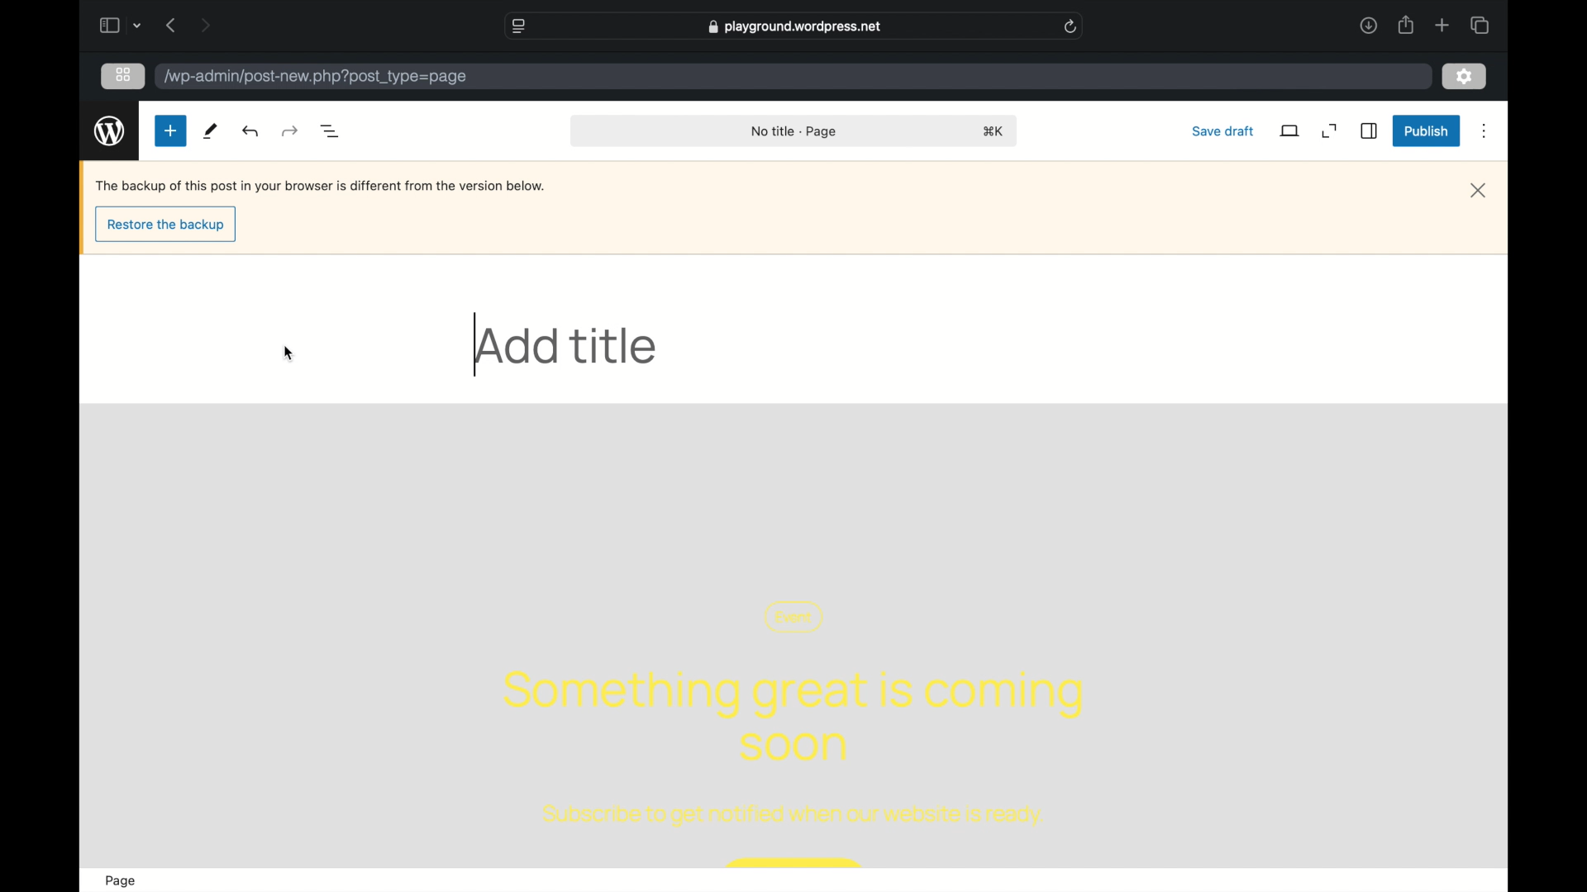 The image size is (1587, 892). I want to click on view, so click(1289, 131).